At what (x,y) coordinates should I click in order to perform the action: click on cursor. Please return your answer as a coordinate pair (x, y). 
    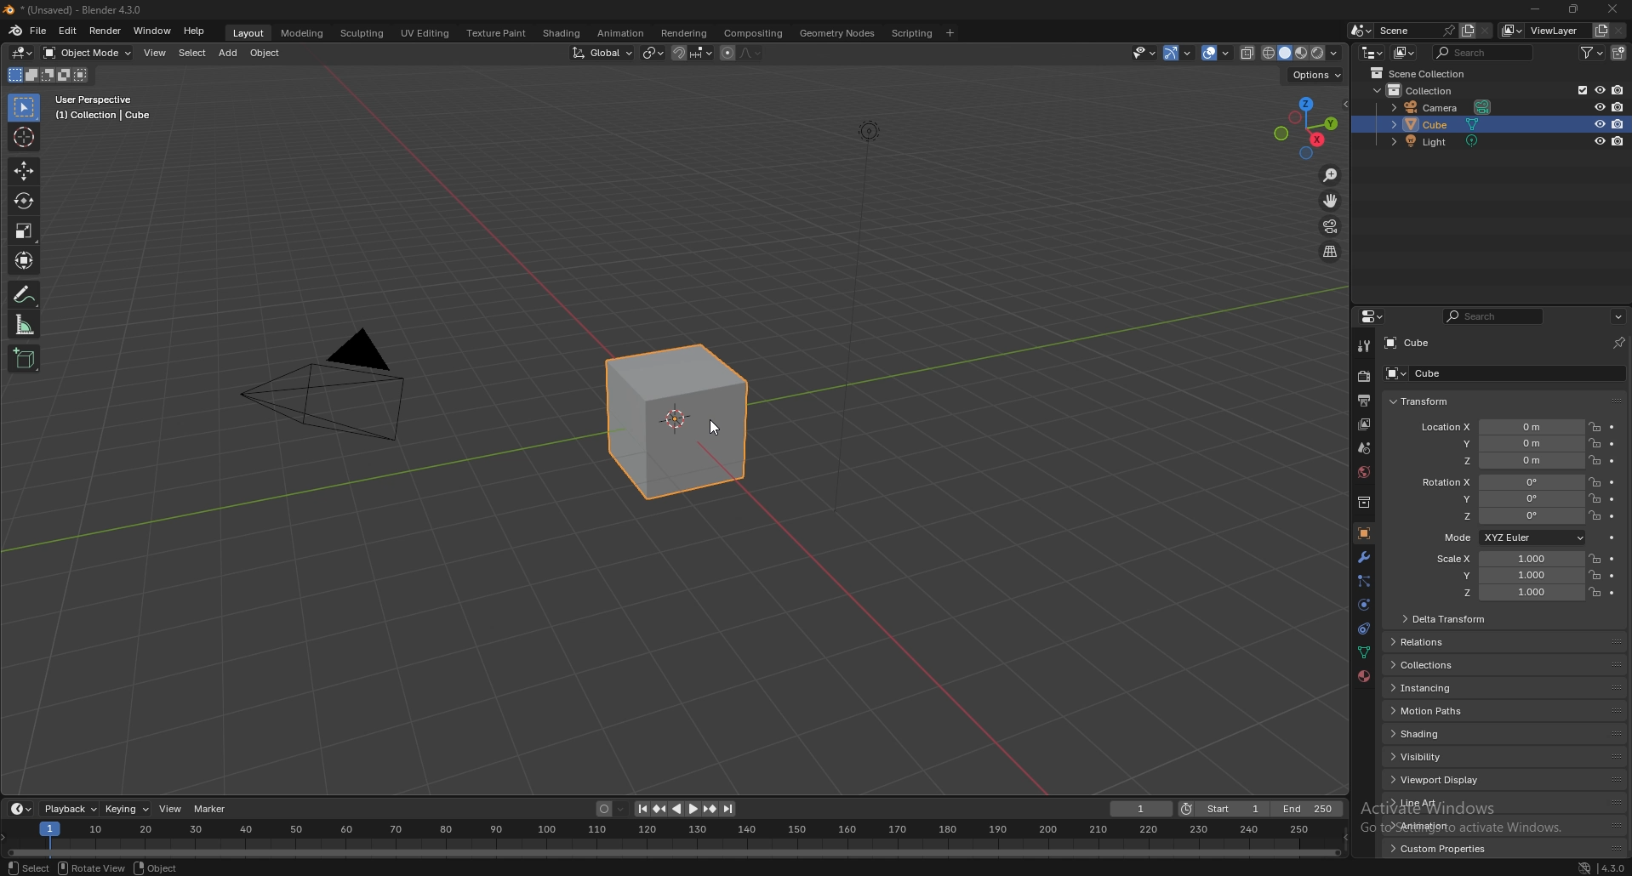
    Looking at the image, I should click on (718, 430).